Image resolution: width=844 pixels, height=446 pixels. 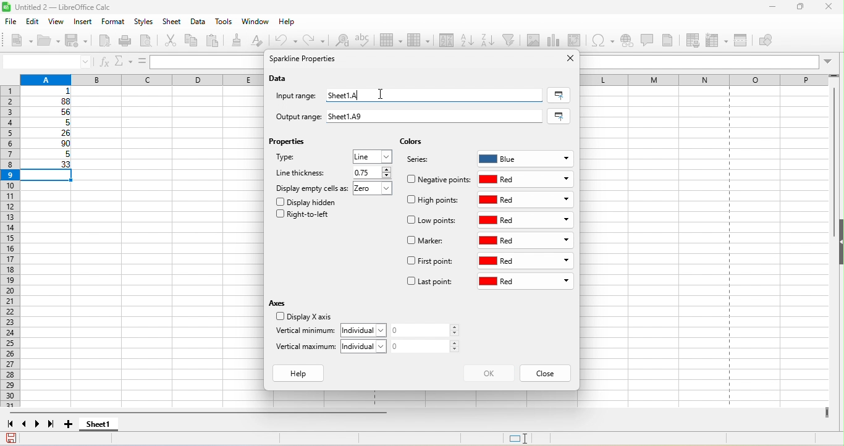 I want to click on untitled 2-libre office calc, so click(x=101, y=7).